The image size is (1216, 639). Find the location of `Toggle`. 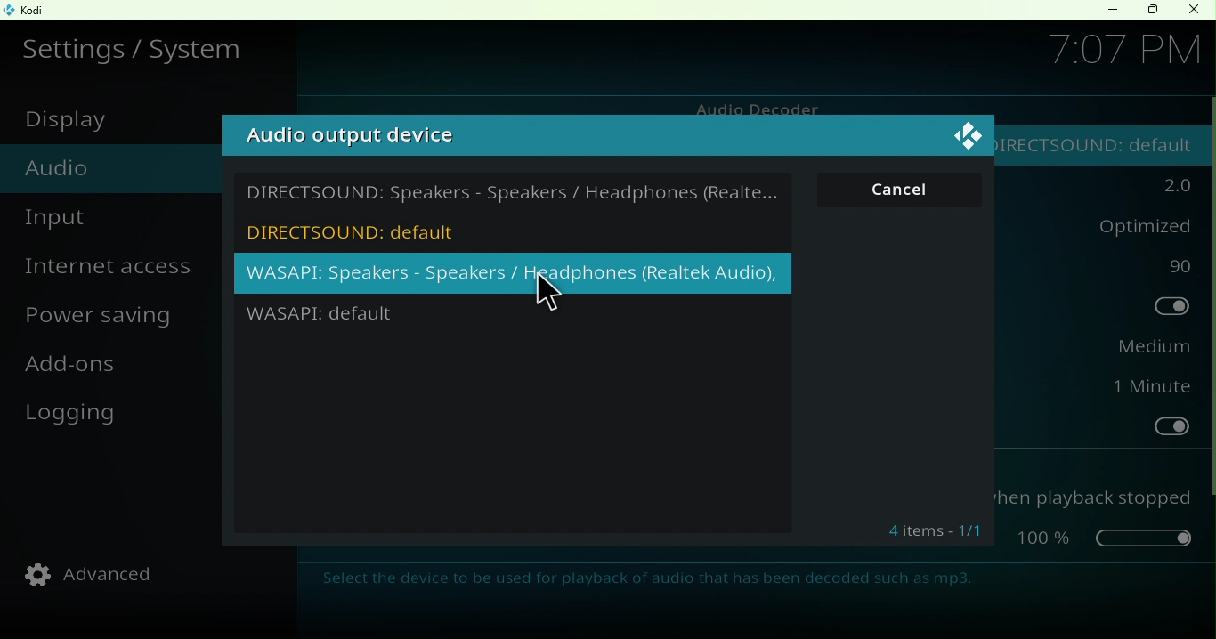

Toggle is located at coordinates (1107, 538).